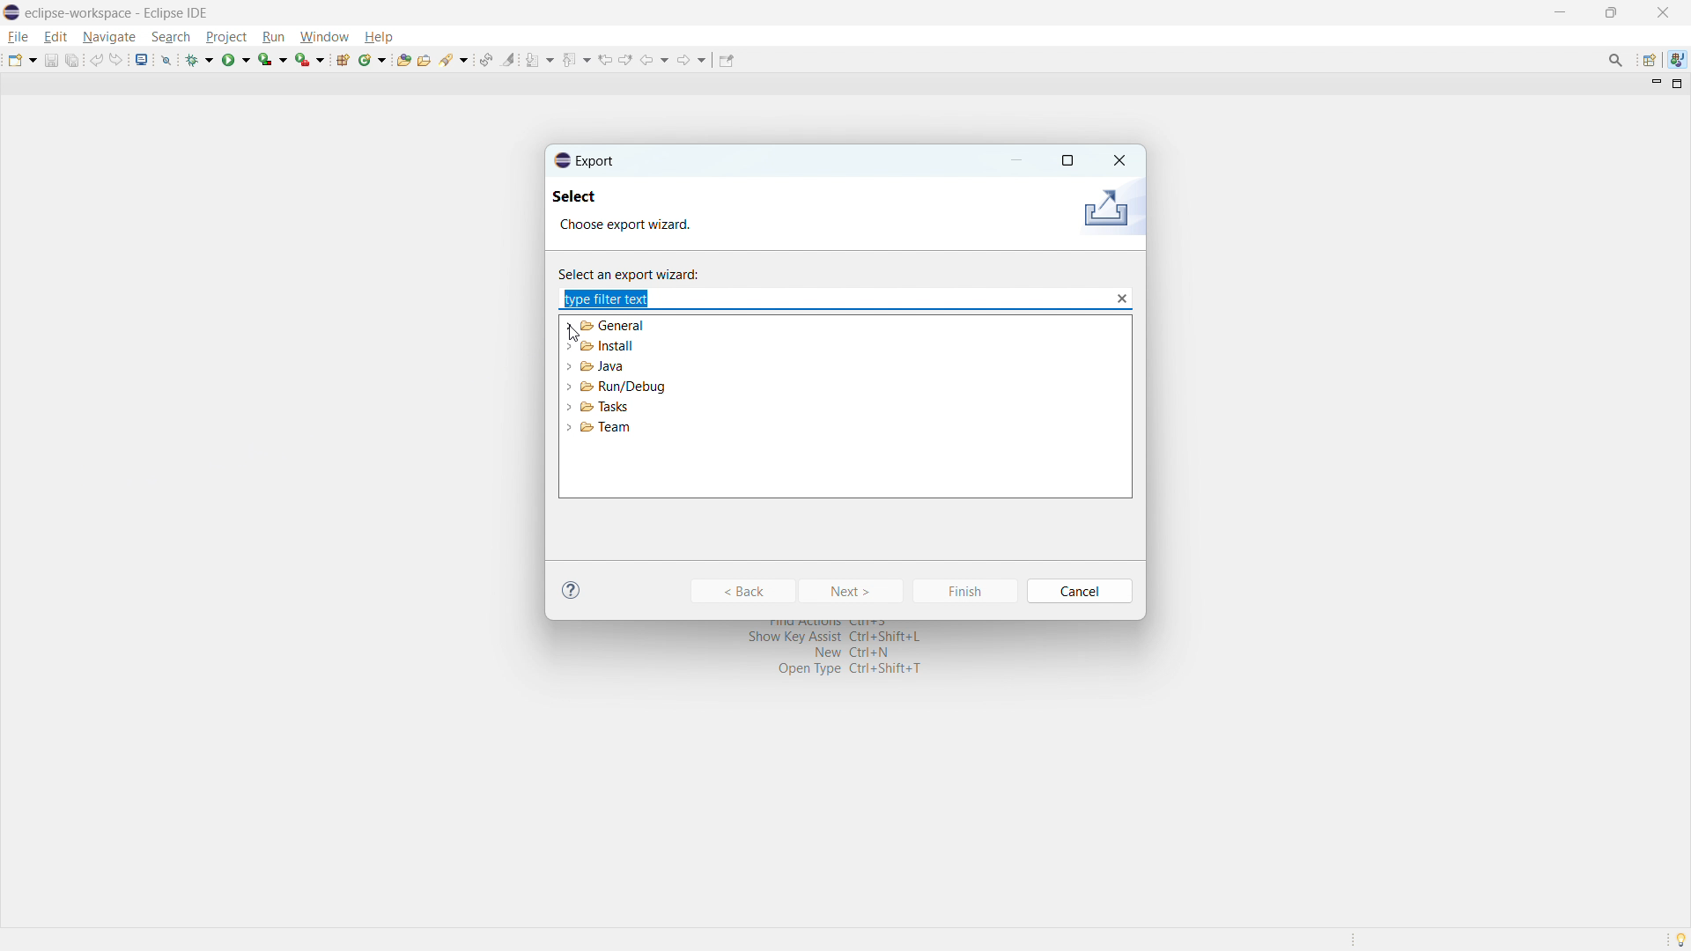 The width and height of the screenshot is (1691, 951). What do you see at coordinates (606, 346) in the screenshot?
I see `install` at bounding box center [606, 346].